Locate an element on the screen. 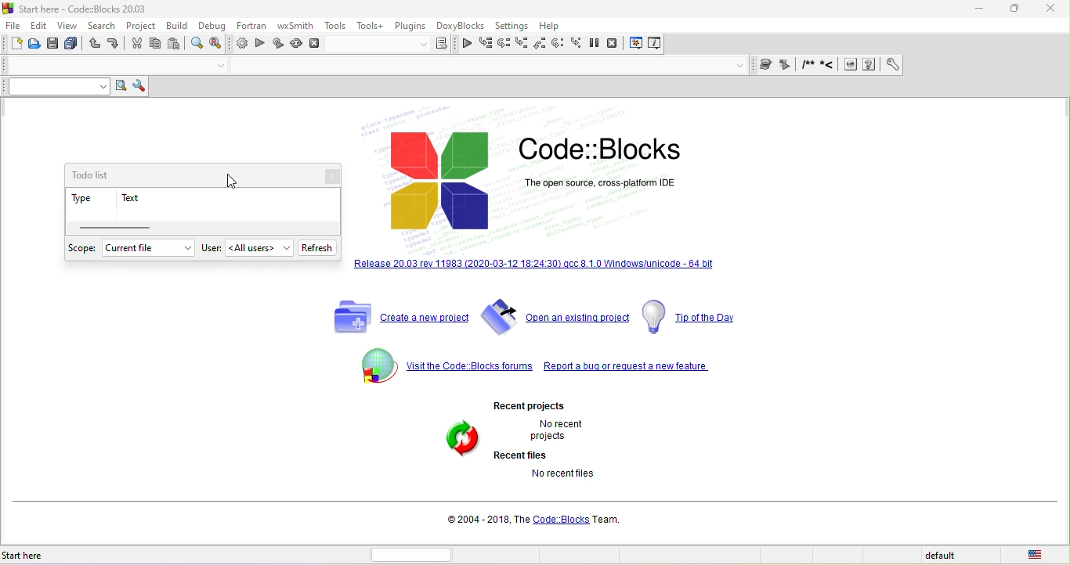 The image size is (1070, 565). replace is located at coordinates (216, 45).